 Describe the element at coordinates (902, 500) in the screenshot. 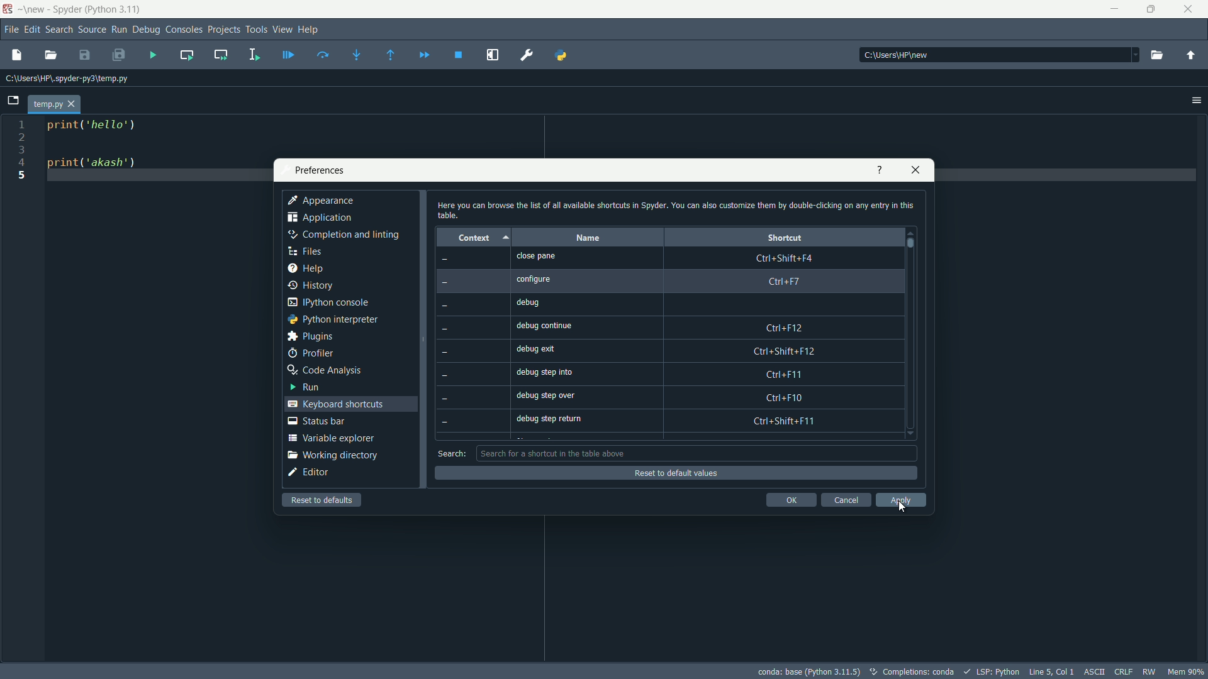

I see `apply` at that location.